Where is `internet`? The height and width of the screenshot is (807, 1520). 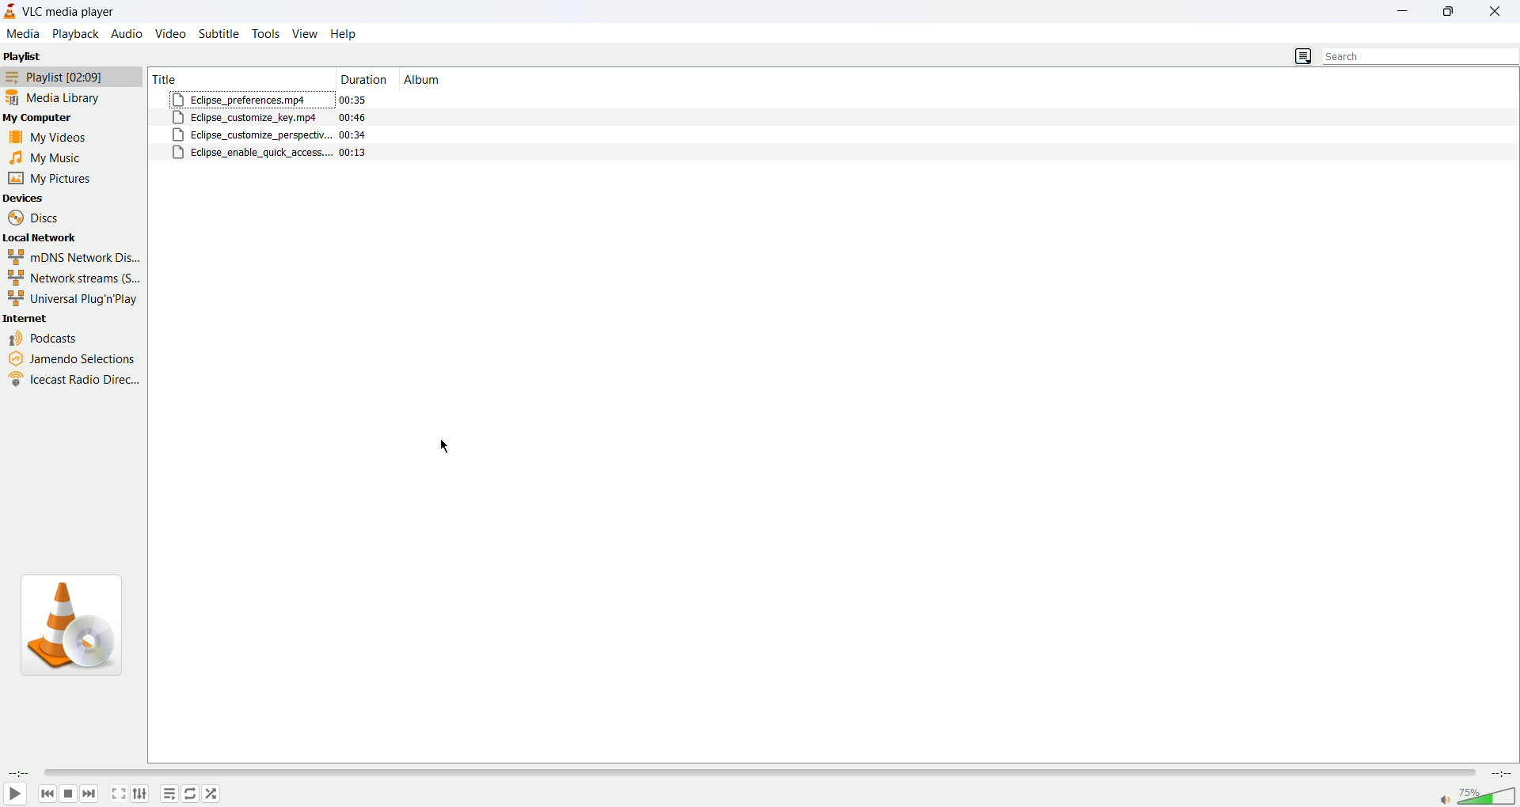
internet is located at coordinates (51, 319).